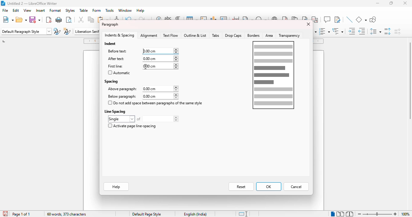 The width and height of the screenshot is (412, 217). I want to click on show draw functions, so click(373, 20).